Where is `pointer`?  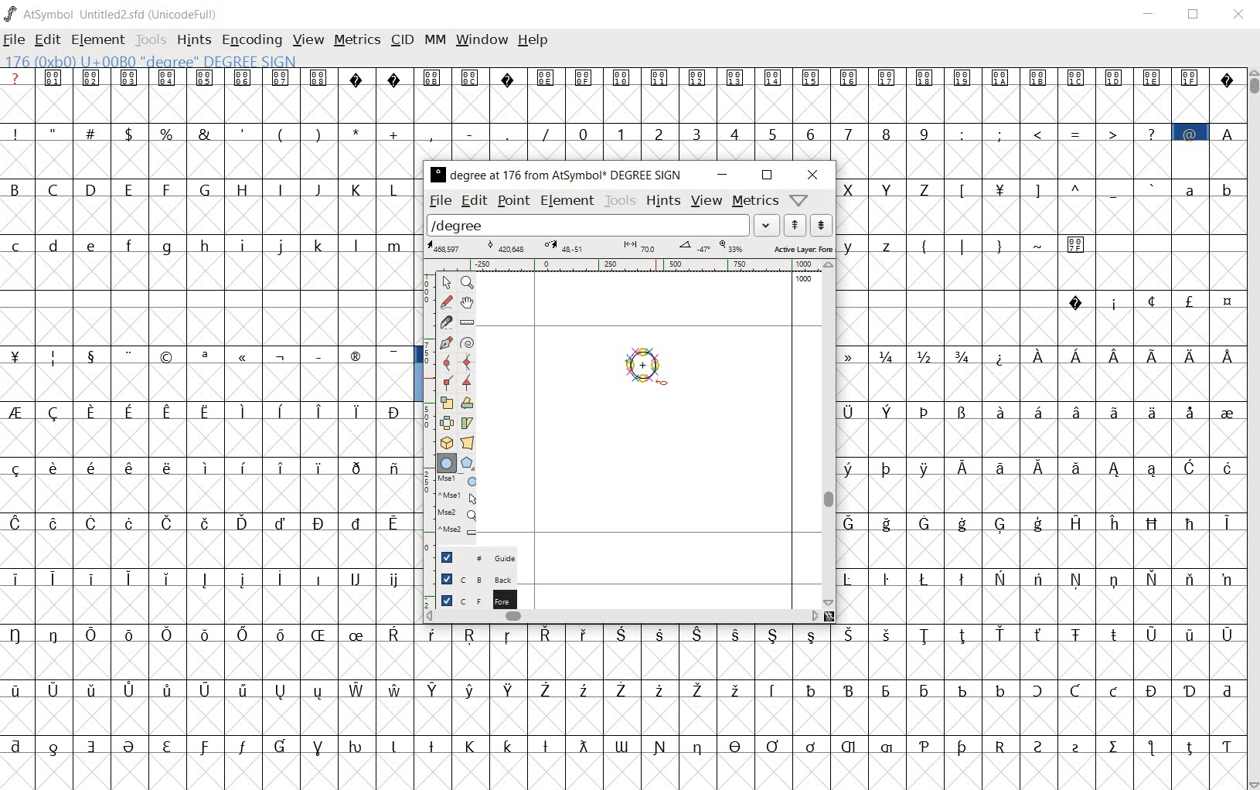 pointer is located at coordinates (446, 282).